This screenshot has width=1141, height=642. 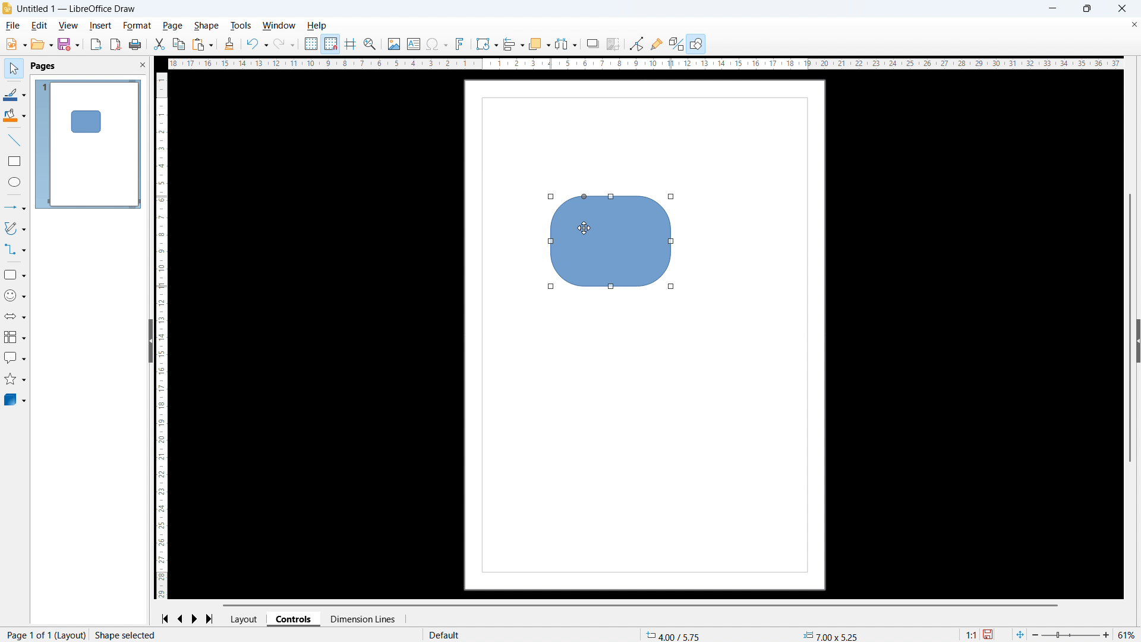 I want to click on Controls , so click(x=295, y=618).